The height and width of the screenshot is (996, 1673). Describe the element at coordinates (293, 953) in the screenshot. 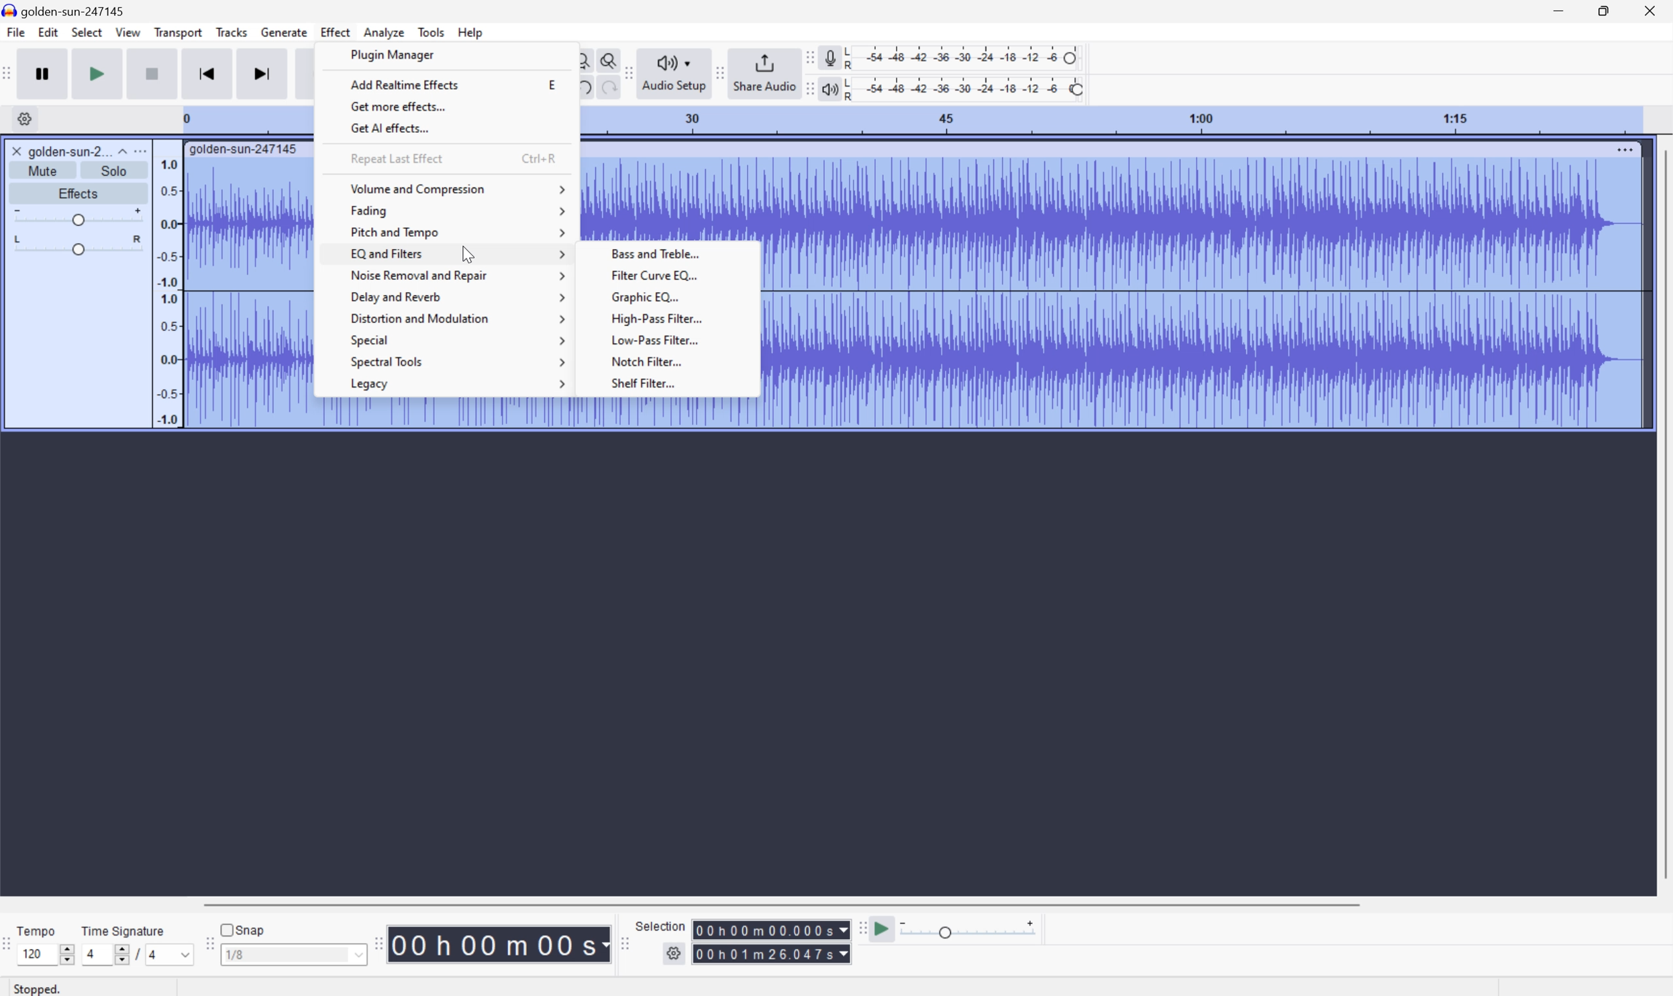

I see `1/8` at that location.